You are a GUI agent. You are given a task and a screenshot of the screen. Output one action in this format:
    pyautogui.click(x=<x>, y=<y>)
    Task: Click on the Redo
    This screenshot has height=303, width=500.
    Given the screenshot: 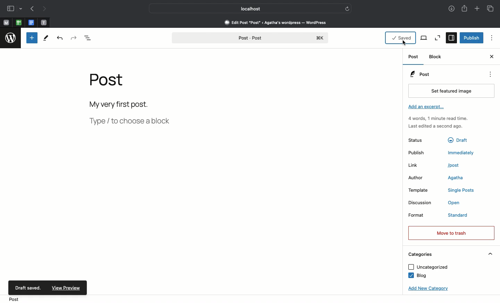 What is the action you would take?
    pyautogui.click(x=74, y=38)
    